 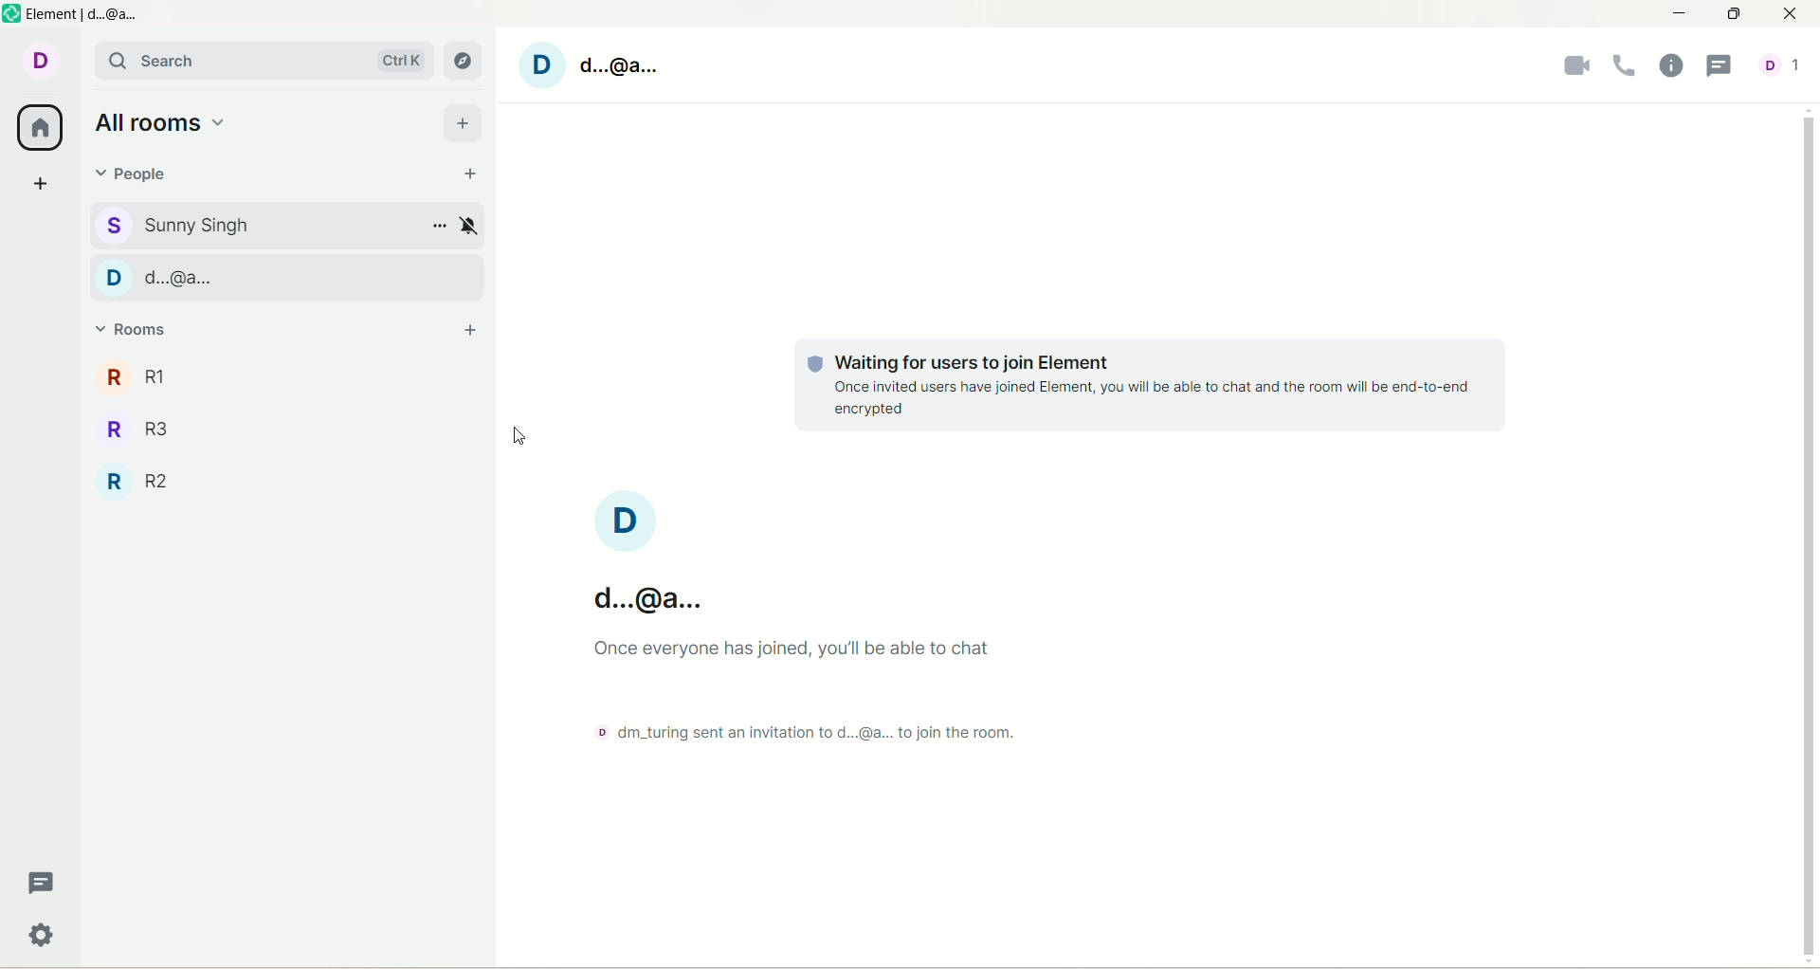 I want to click on account, so click(x=630, y=558).